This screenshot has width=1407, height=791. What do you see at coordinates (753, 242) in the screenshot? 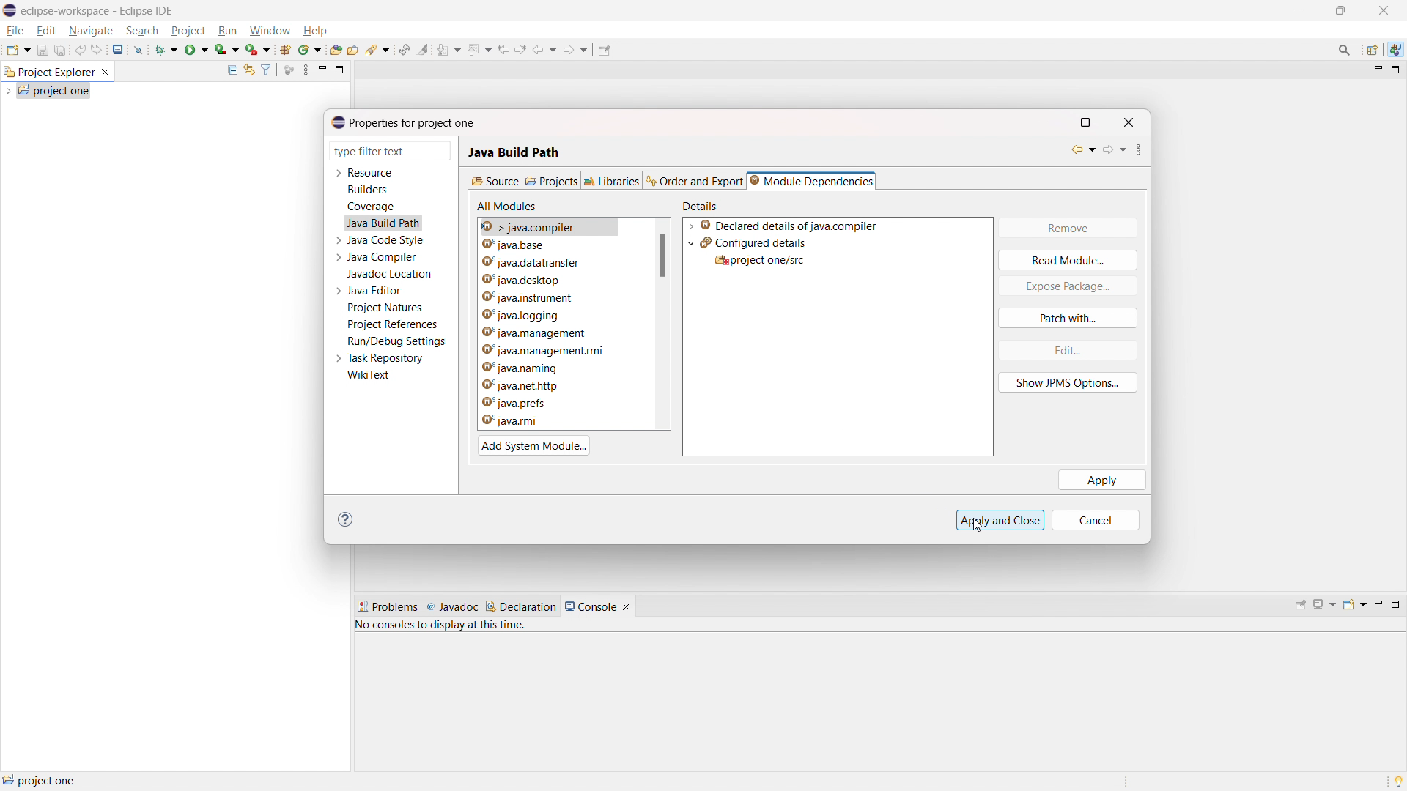
I see `configured details` at bounding box center [753, 242].